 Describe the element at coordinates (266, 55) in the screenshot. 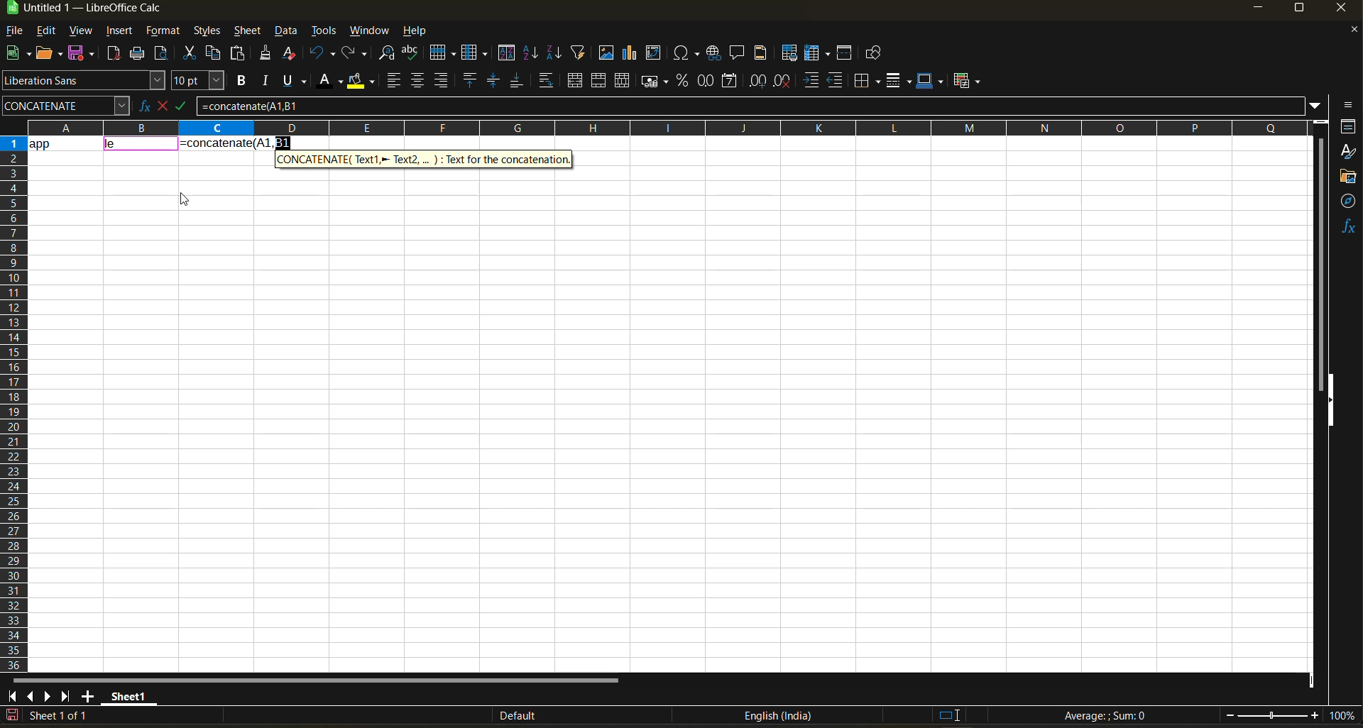

I see `clone formatting` at that location.